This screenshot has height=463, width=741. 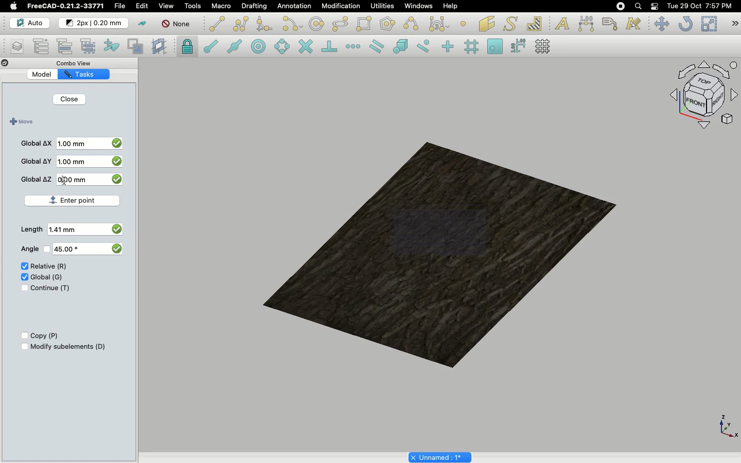 I want to click on Scale, so click(x=709, y=24).